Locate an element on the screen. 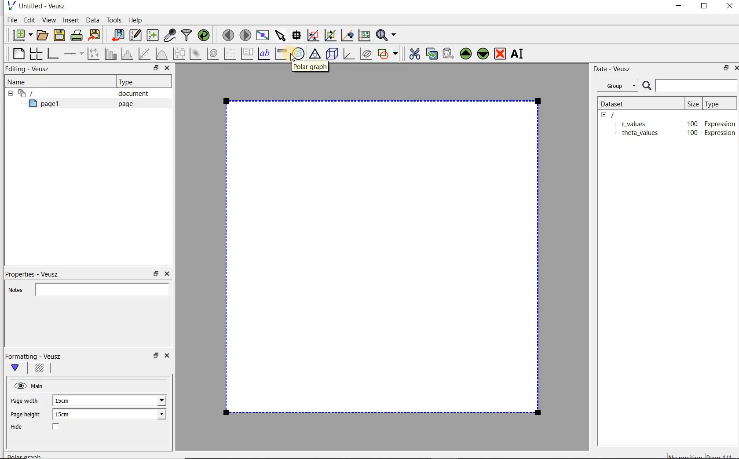 Image resolution: width=739 pixels, height=459 pixels. Document widget is located at coordinates (41, 93).